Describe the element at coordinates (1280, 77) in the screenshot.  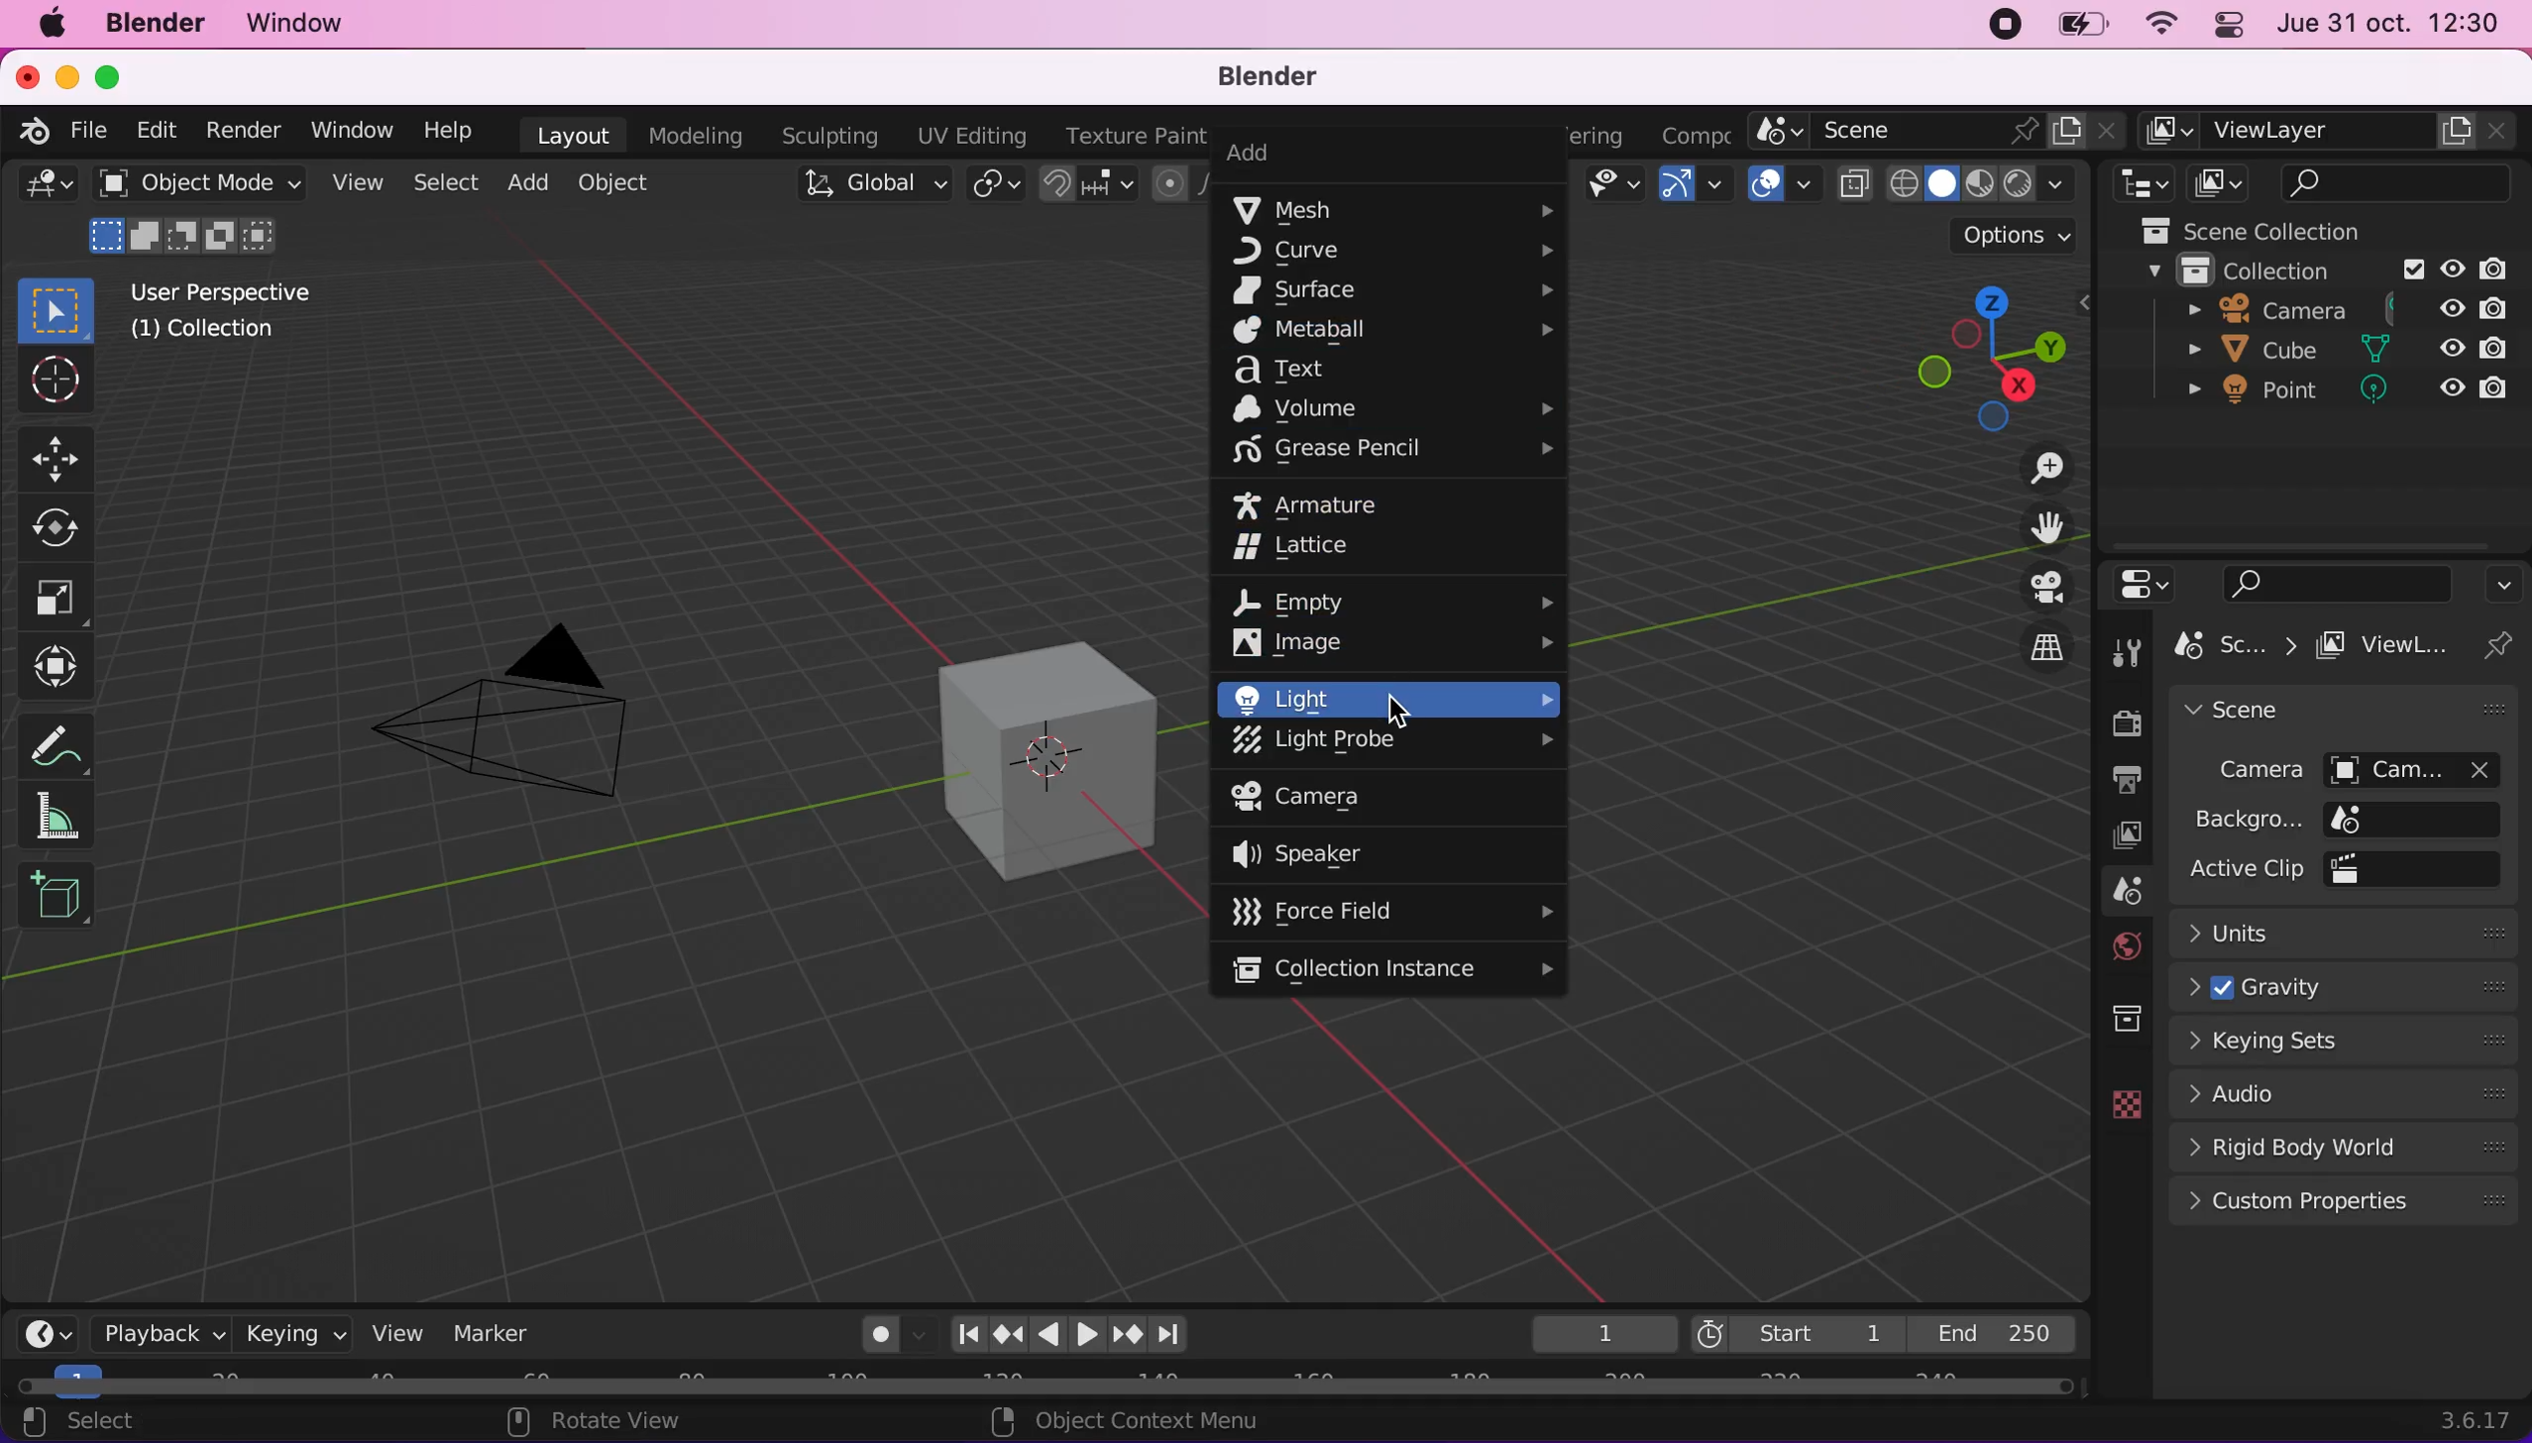
I see `blender` at that location.